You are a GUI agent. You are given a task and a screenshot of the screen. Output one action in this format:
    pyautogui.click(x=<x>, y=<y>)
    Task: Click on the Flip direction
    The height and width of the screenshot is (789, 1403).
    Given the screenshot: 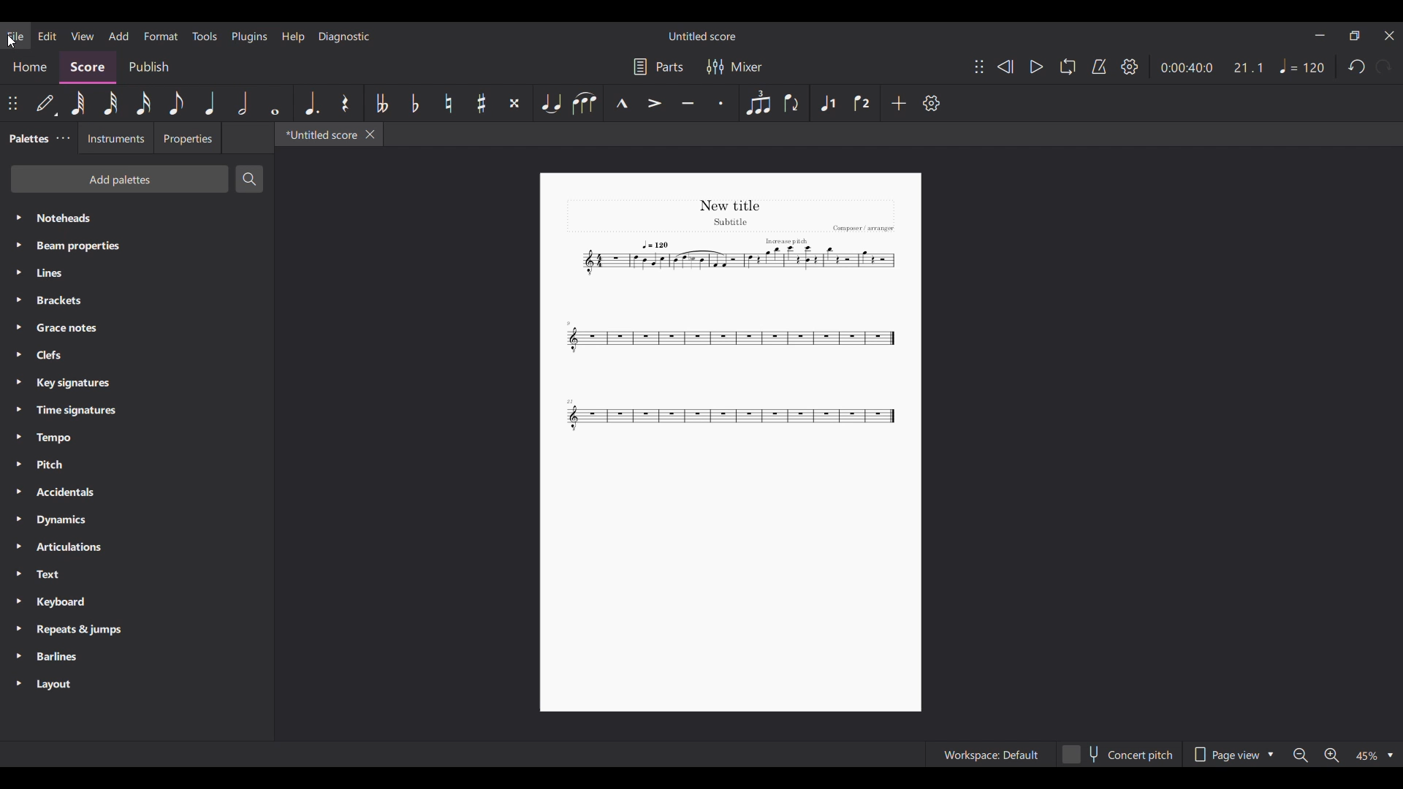 What is the action you would take?
    pyautogui.click(x=794, y=103)
    